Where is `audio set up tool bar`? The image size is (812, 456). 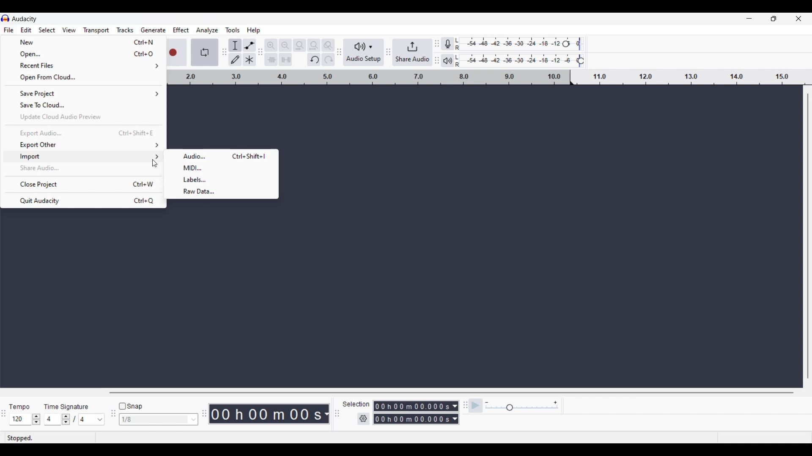 audio set up tool bar is located at coordinates (338, 54).